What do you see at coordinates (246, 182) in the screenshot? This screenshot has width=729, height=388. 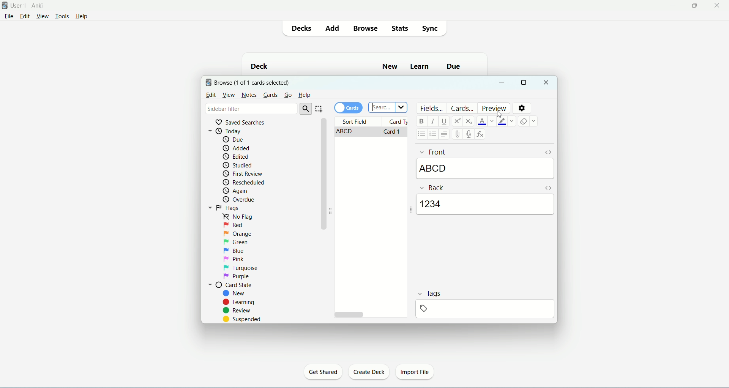 I see `rescheduled` at bounding box center [246, 182].